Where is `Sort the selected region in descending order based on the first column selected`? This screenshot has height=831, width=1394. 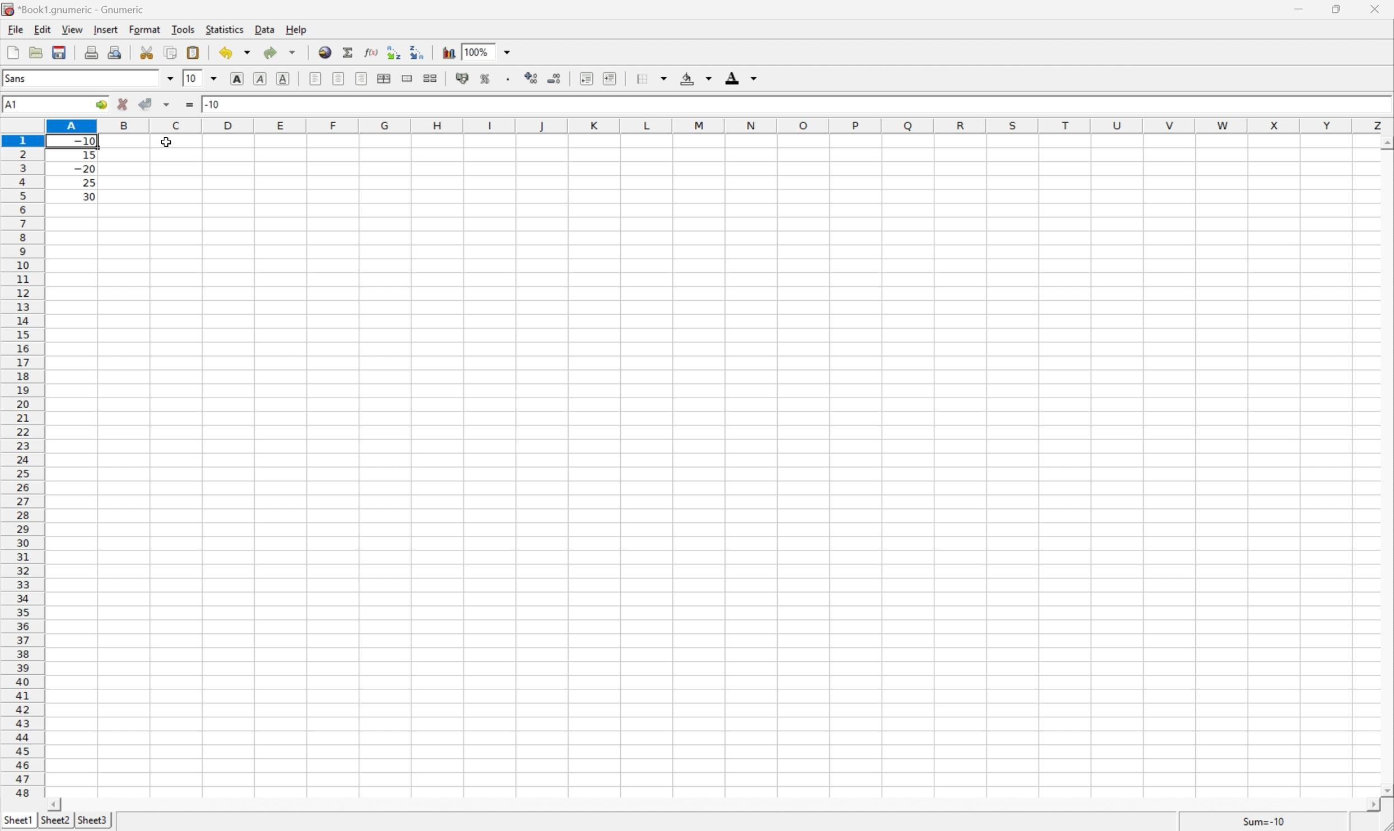 Sort the selected region in descending order based on the first column selected is located at coordinates (417, 51).